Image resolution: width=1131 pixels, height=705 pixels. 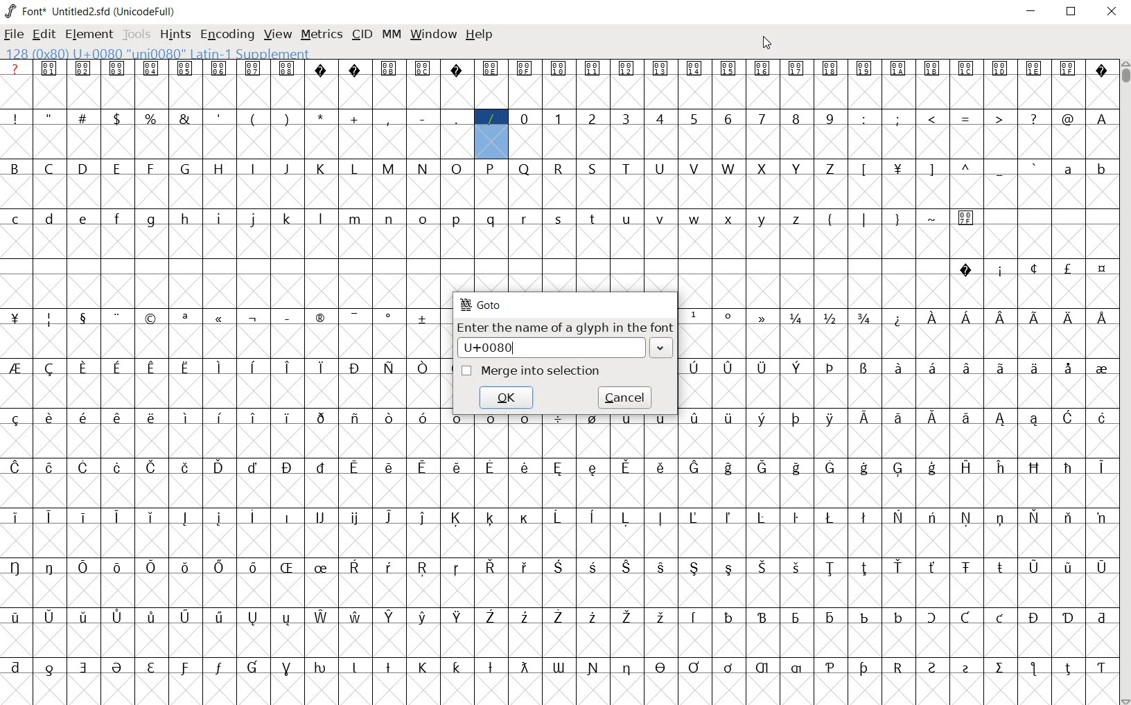 What do you see at coordinates (931, 517) in the screenshot?
I see `glyph` at bounding box center [931, 517].